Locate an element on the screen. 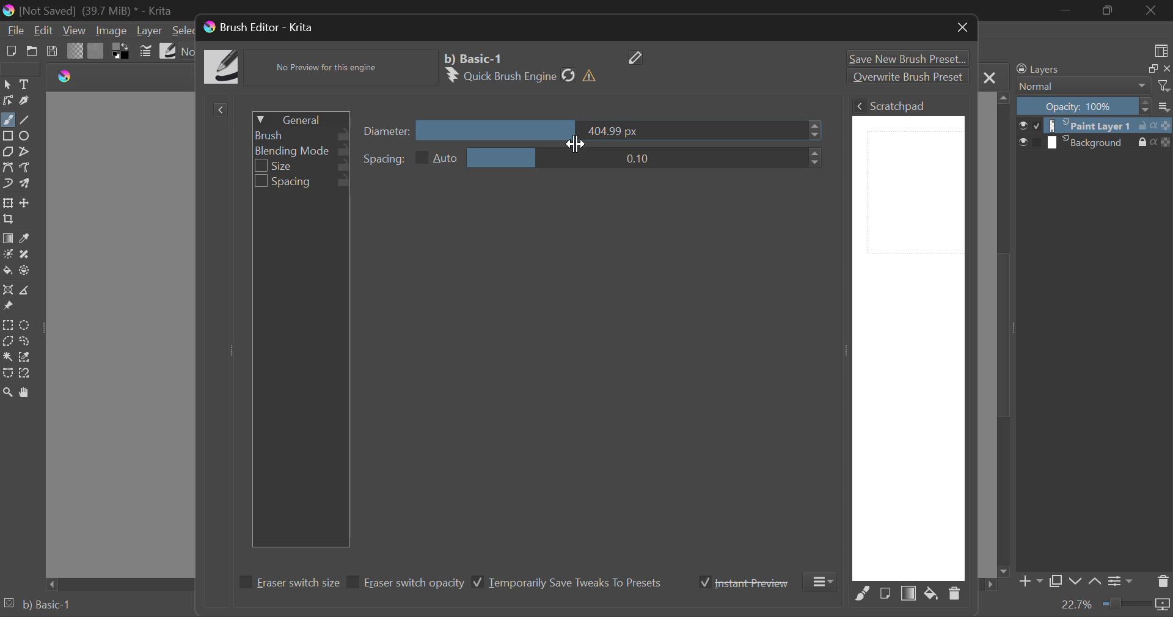  Delete is located at coordinates (954, 596).